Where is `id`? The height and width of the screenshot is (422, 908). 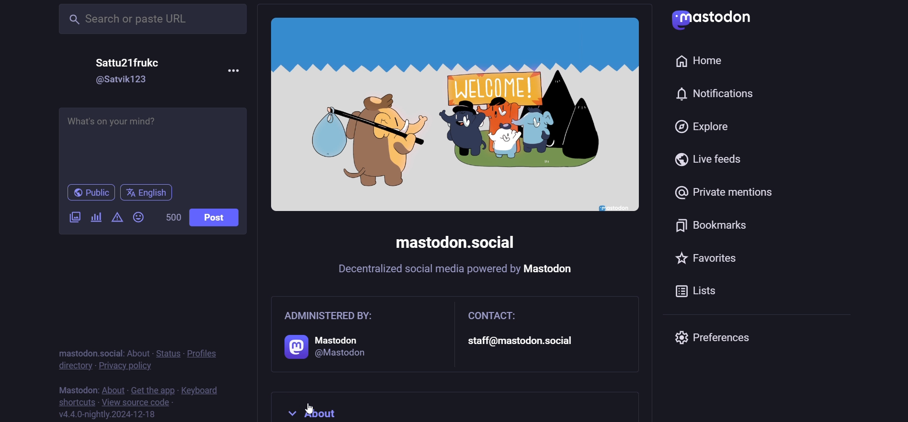 id is located at coordinates (124, 80).